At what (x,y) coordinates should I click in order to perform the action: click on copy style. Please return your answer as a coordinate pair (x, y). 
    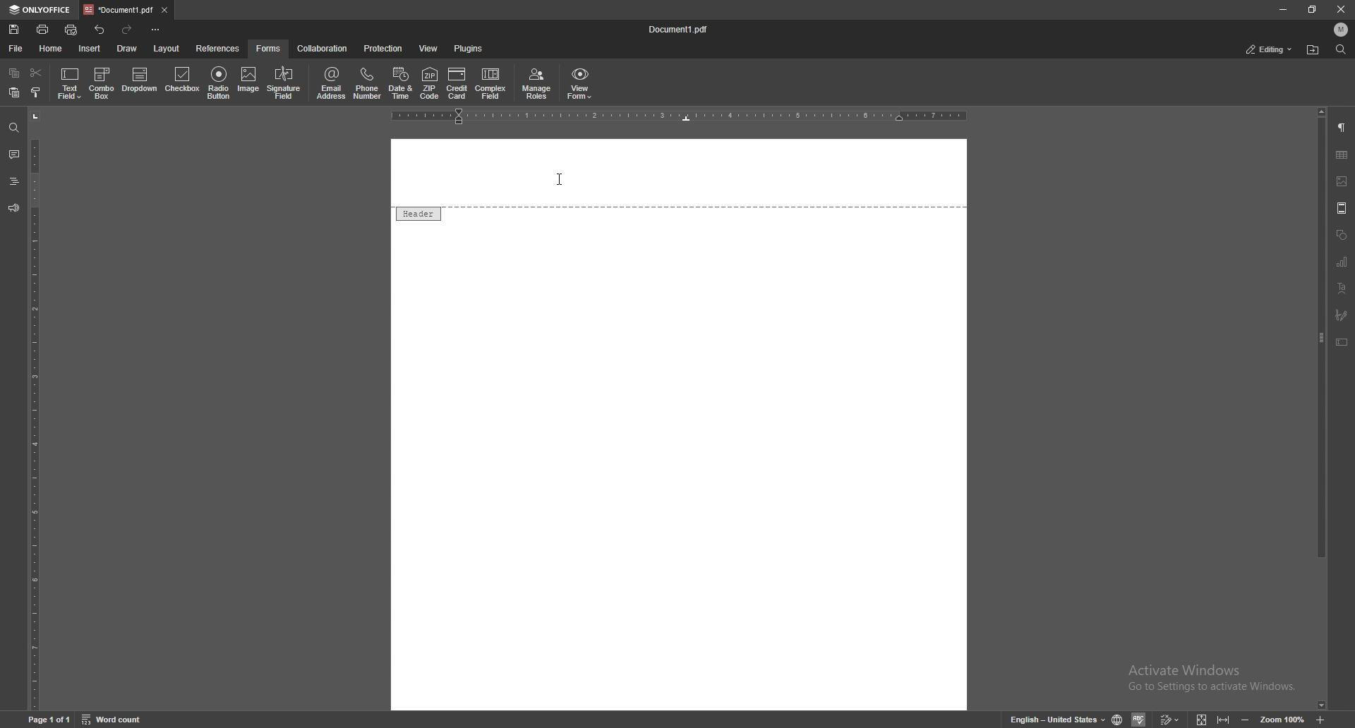
    Looking at the image, I should click on (37, 93).